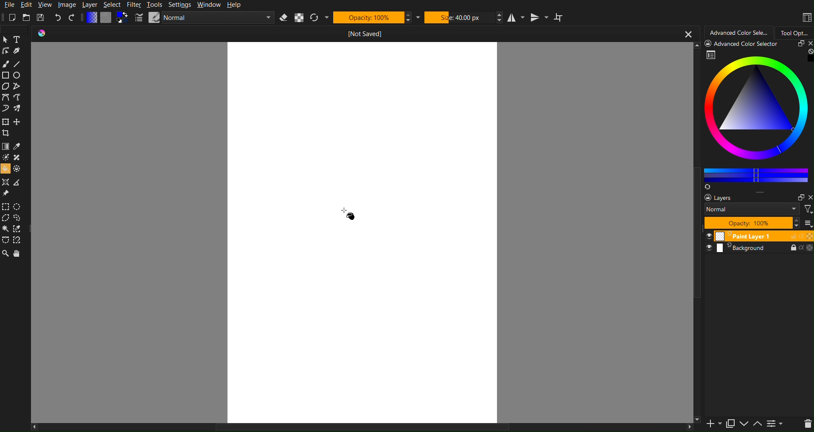 The height and width of the screenshot is (432, 814). What do you see at coordinates (19, 254) in the screenshot?
I see `Pan` at bounding box center [19, 254].